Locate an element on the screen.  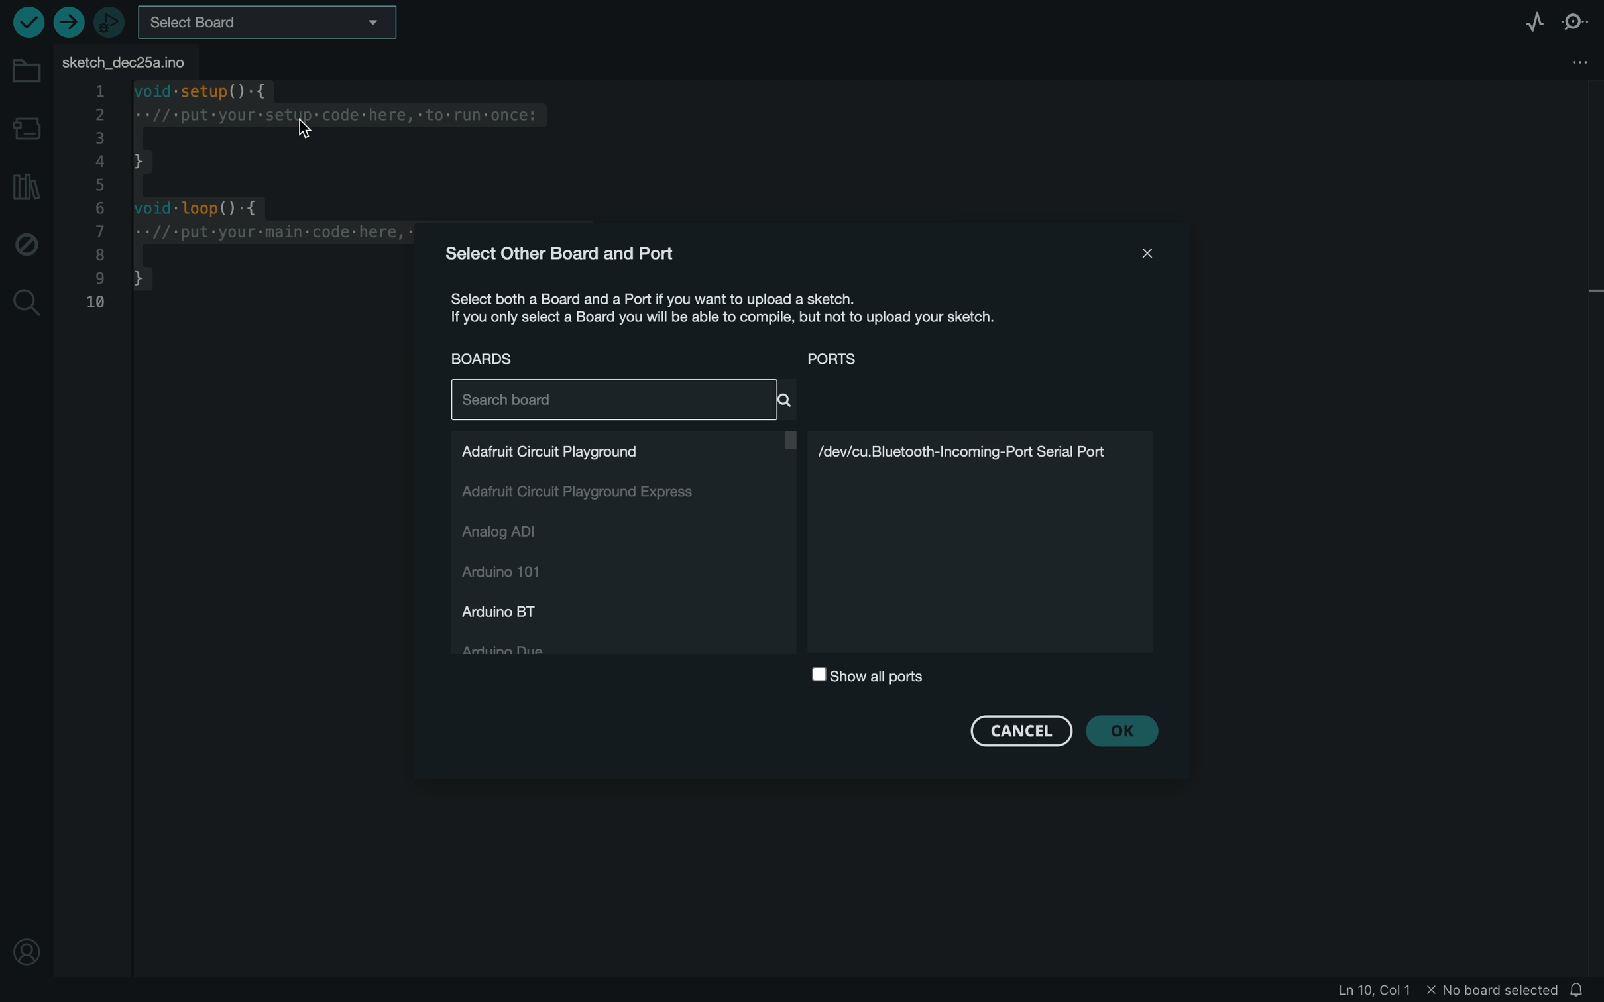
verify is located at coordinates (29, 22).